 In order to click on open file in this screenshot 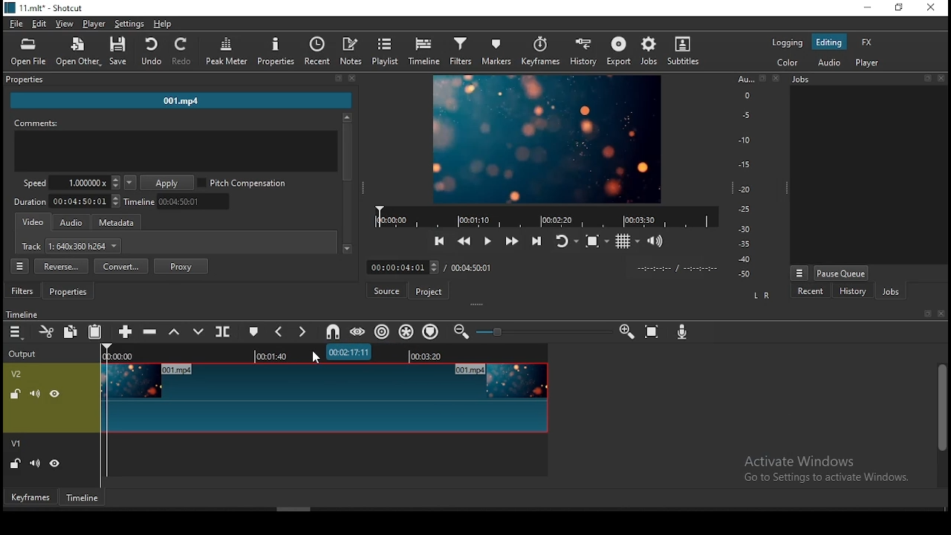, I will do `click(28, 50)`.